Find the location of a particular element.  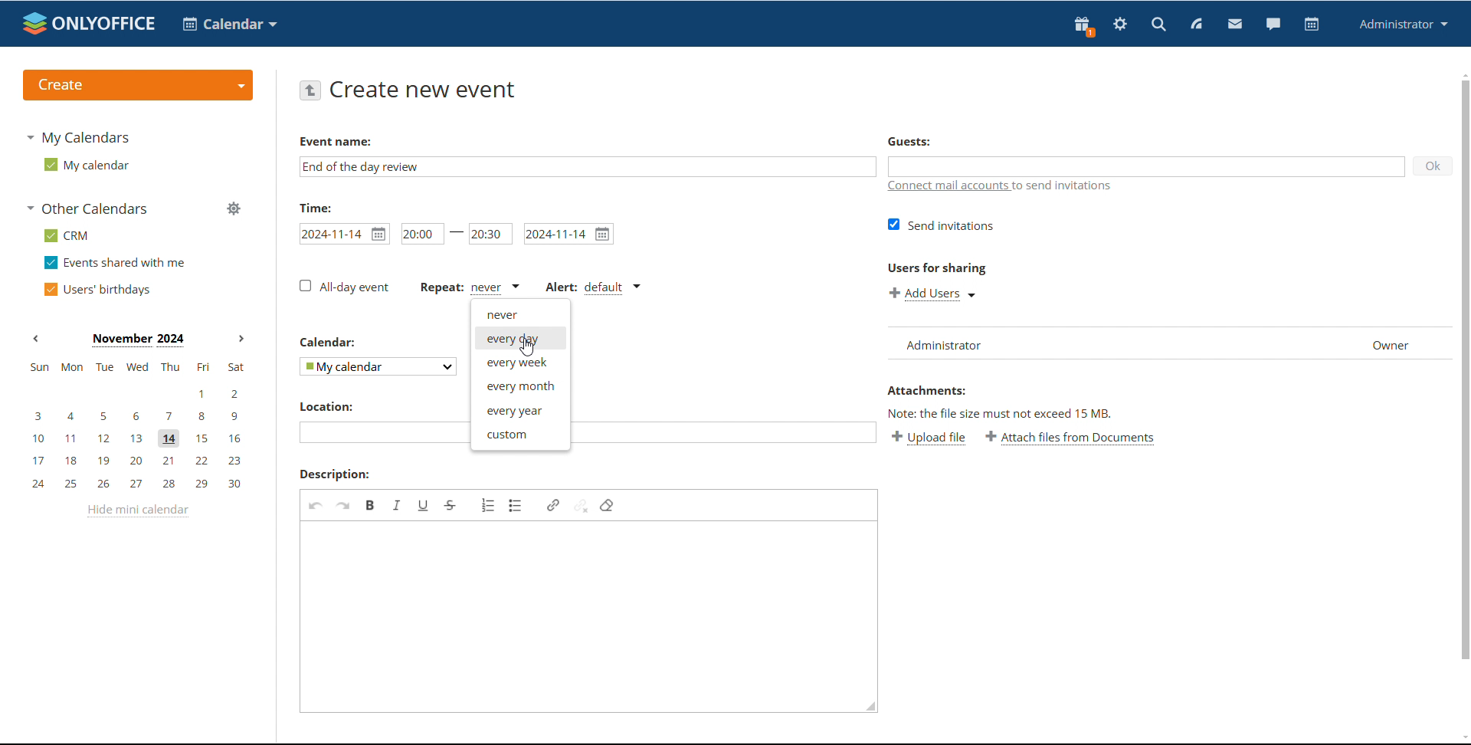

insert/remove numbered list is located at coordinates (489, 505).